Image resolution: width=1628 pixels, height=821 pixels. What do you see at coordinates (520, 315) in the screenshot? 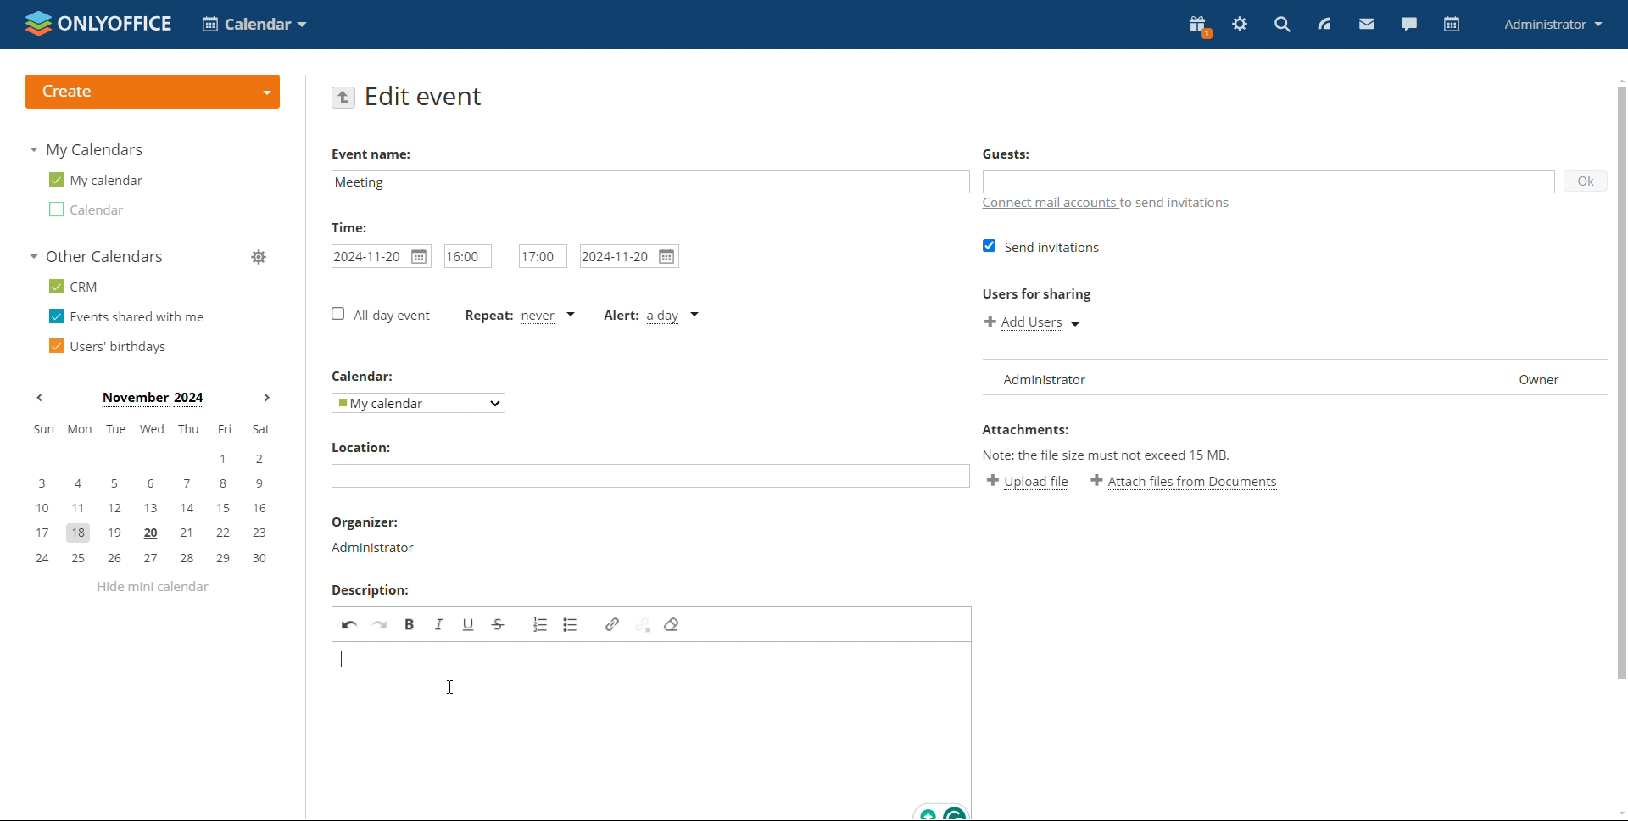
I see `event repetition` at bounding box center [520, 315].